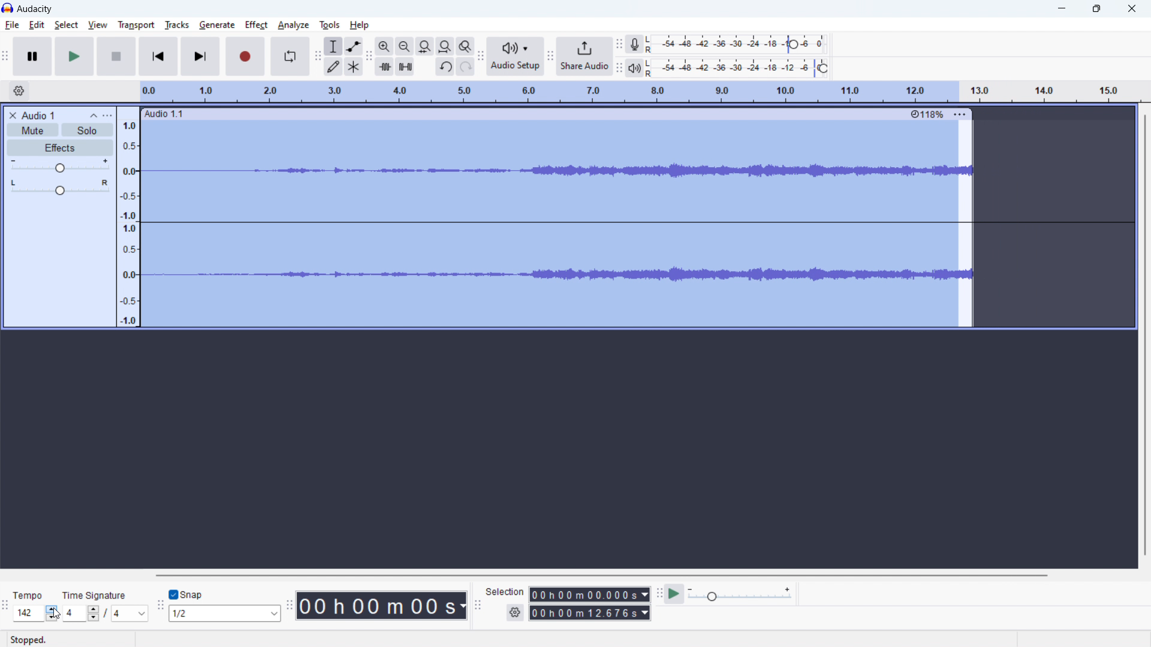 This screenshot has height=647, width=1151. I want to click on settings, so click(514, 613).